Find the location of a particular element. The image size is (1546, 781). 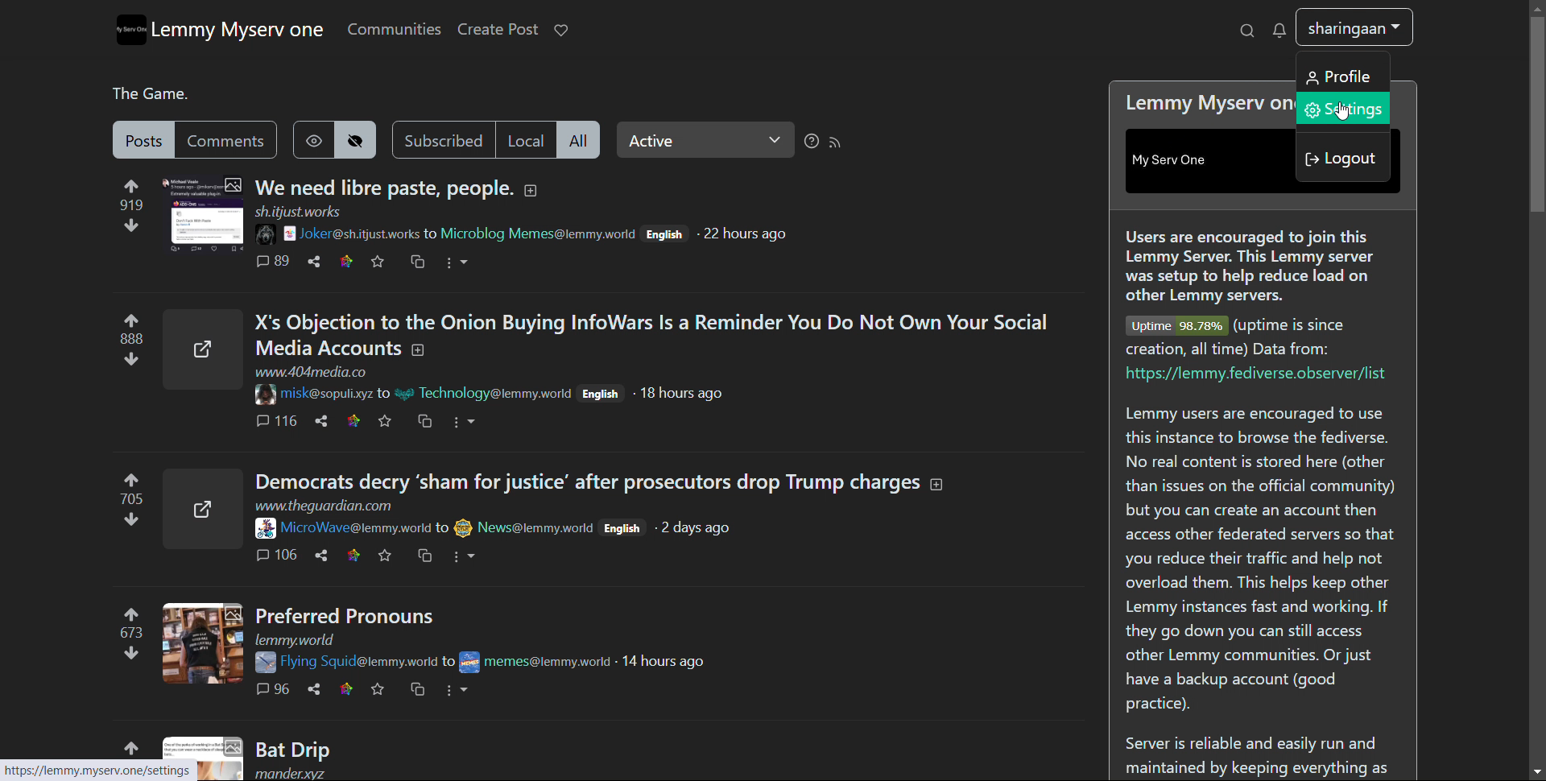

hide hidden posts is located at coordinates (354, 140).